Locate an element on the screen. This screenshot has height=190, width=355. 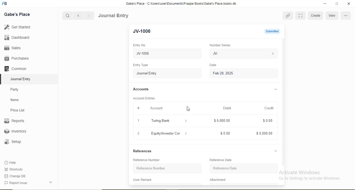
Get Started is located at coordinates (17, 27).